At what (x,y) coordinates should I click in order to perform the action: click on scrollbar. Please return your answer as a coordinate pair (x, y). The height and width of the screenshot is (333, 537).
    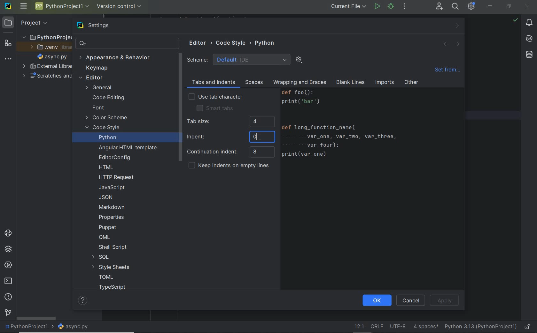
    Looking at the image, I should click on (36, 318).